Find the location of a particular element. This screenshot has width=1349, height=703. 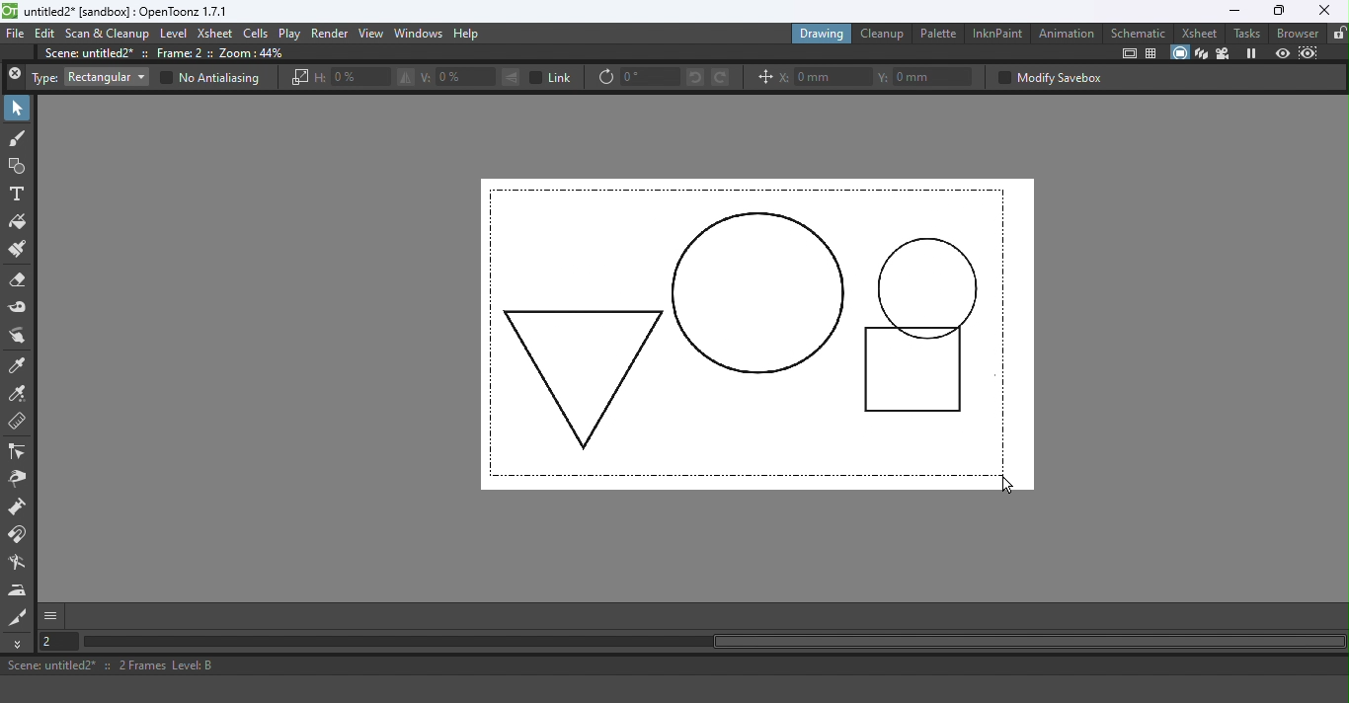

More tools is located at coordinates (20, 644).